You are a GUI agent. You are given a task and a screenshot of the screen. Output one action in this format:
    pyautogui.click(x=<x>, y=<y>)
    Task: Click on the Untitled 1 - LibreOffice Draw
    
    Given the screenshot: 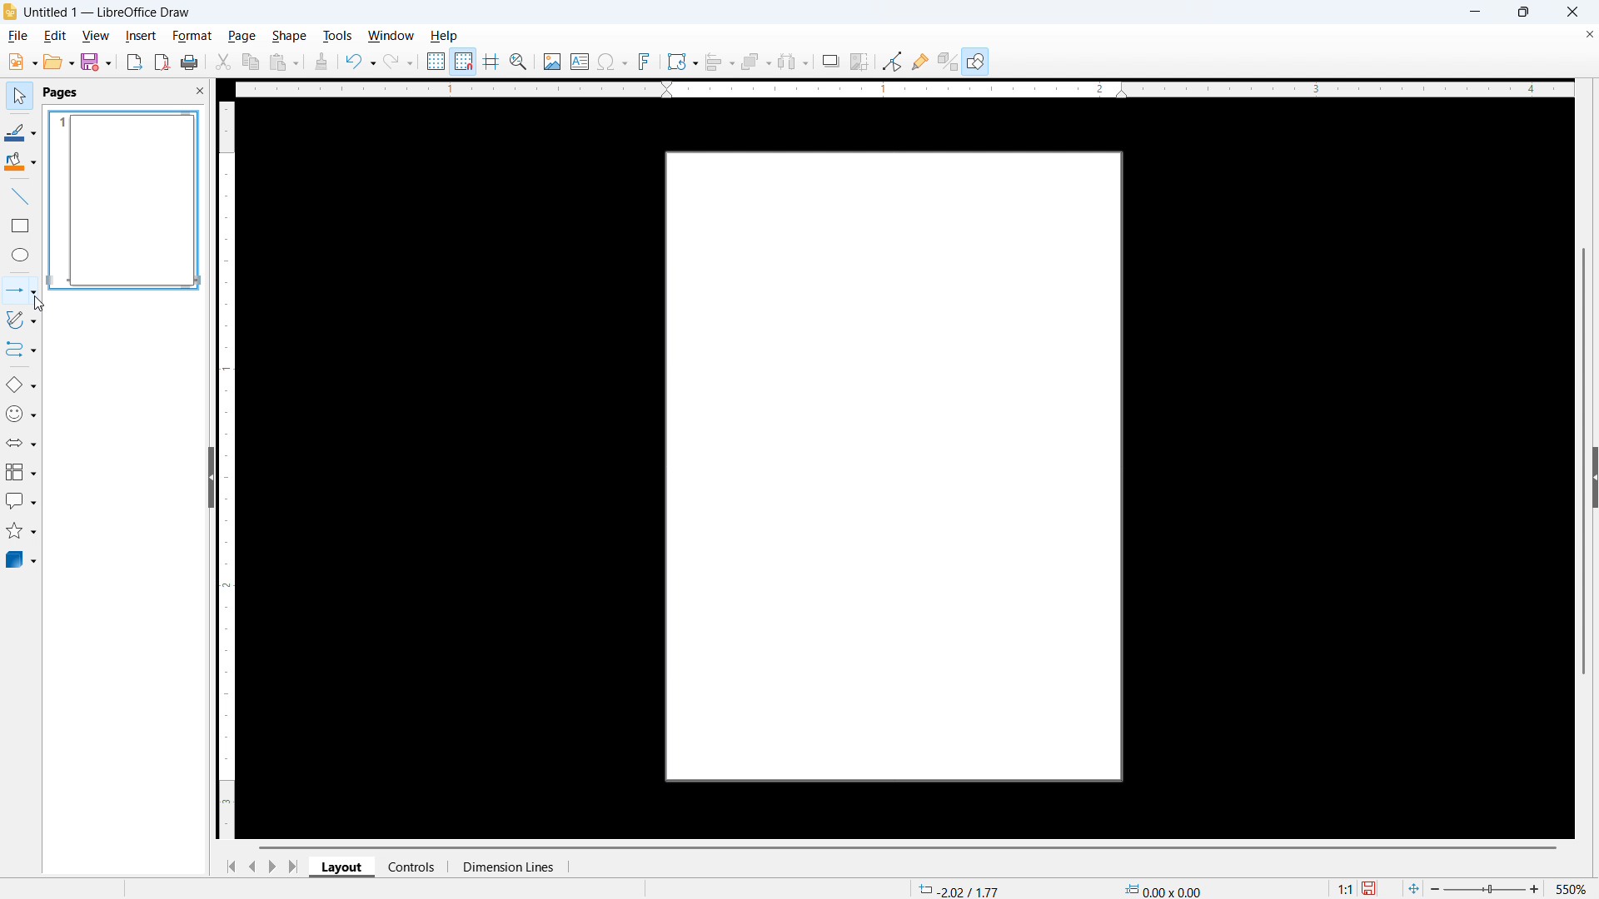 What is the action you would take?
    pyautogui.click(x=108, y=12)
    